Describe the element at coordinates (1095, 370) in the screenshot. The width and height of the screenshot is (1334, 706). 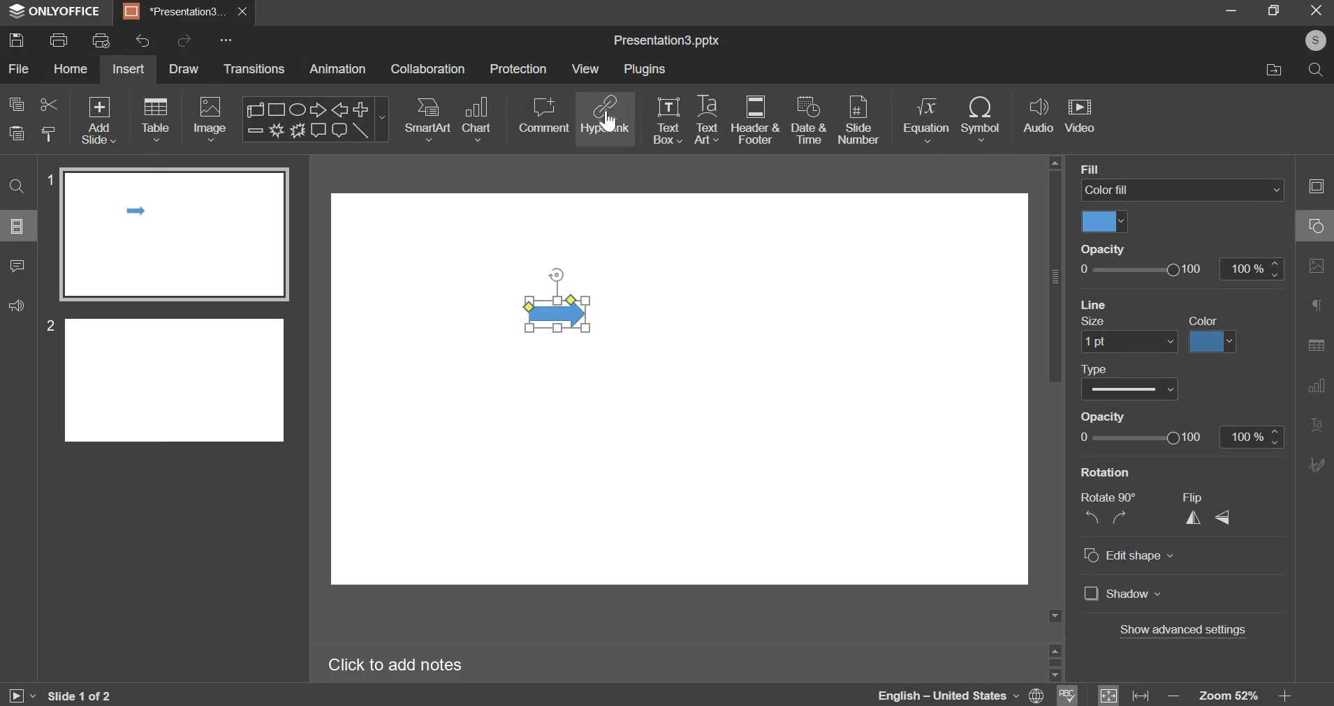
I see `type` at that location.